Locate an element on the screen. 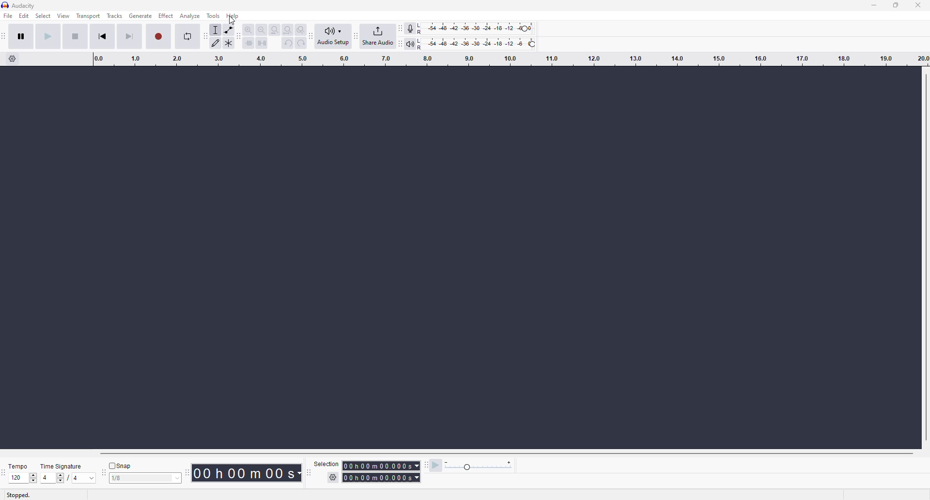 This screenshot has width=930, height=500. audio setup is located at coordinates (333, 36).